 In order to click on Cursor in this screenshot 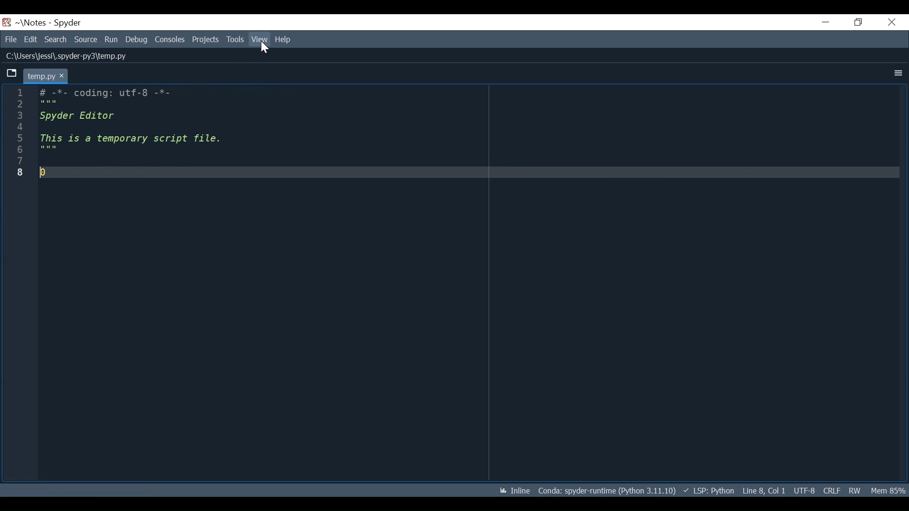, I will do `click(264, 47)`.